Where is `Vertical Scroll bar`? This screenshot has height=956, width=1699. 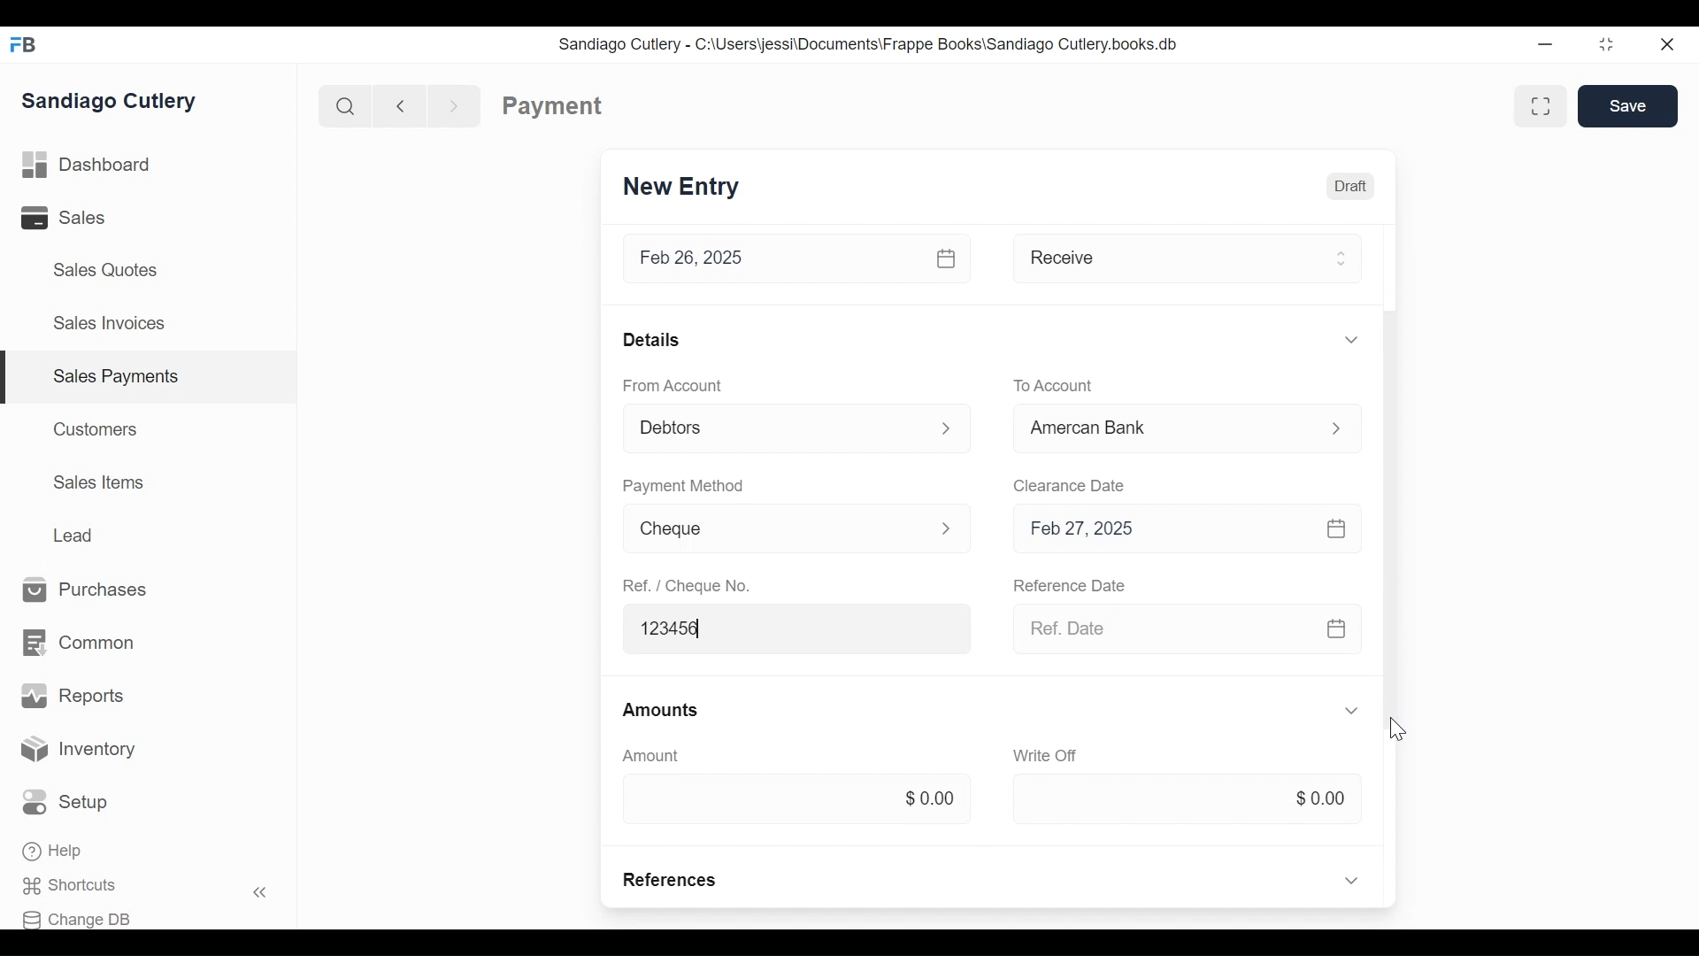
Vertical Scroll bar is located at coordinates (1388, 436).